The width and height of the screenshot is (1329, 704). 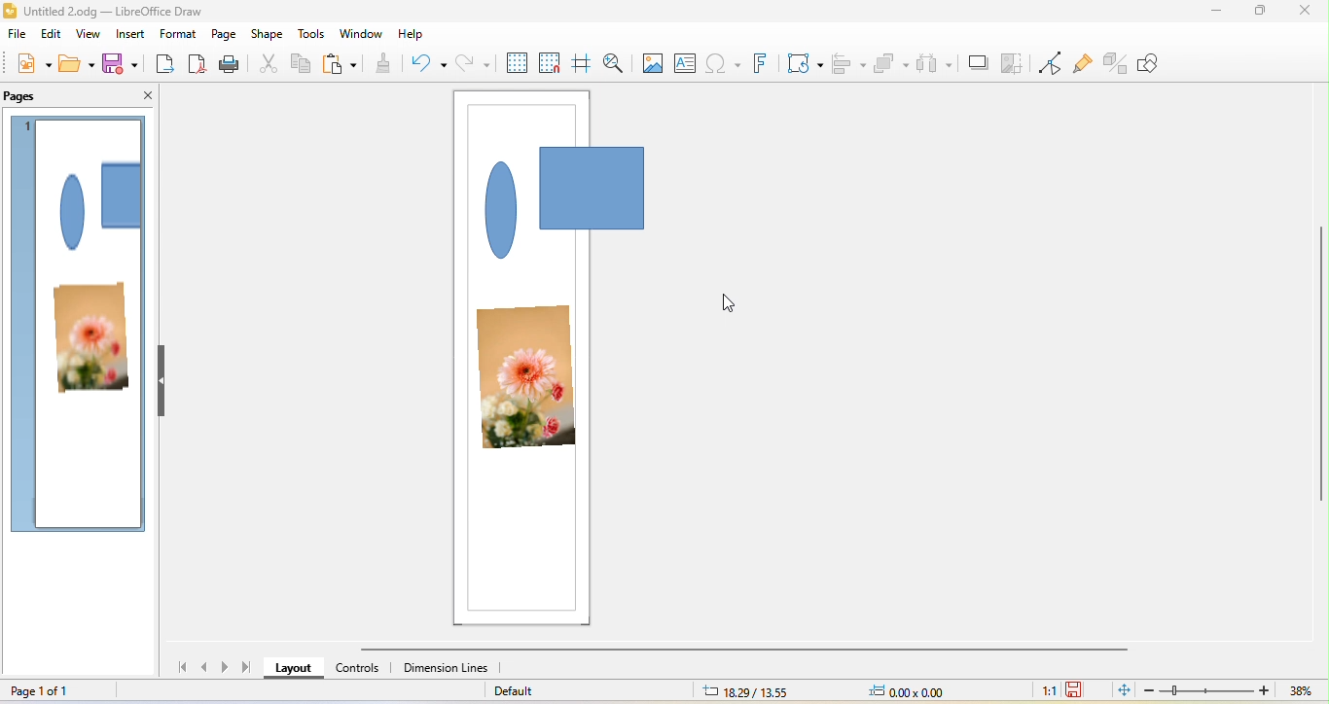 What do you see at coordinates (1306, 14) in the screenshot?
I see `close` at bounding box center [1306, 14].